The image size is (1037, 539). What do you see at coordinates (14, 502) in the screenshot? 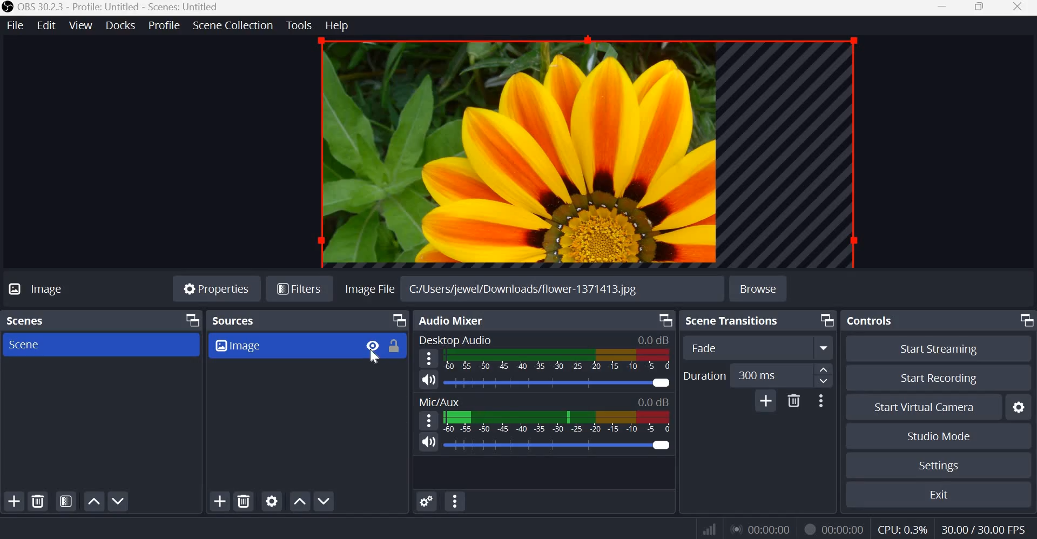
I see `Add scene` at bounding box center [14, 502].